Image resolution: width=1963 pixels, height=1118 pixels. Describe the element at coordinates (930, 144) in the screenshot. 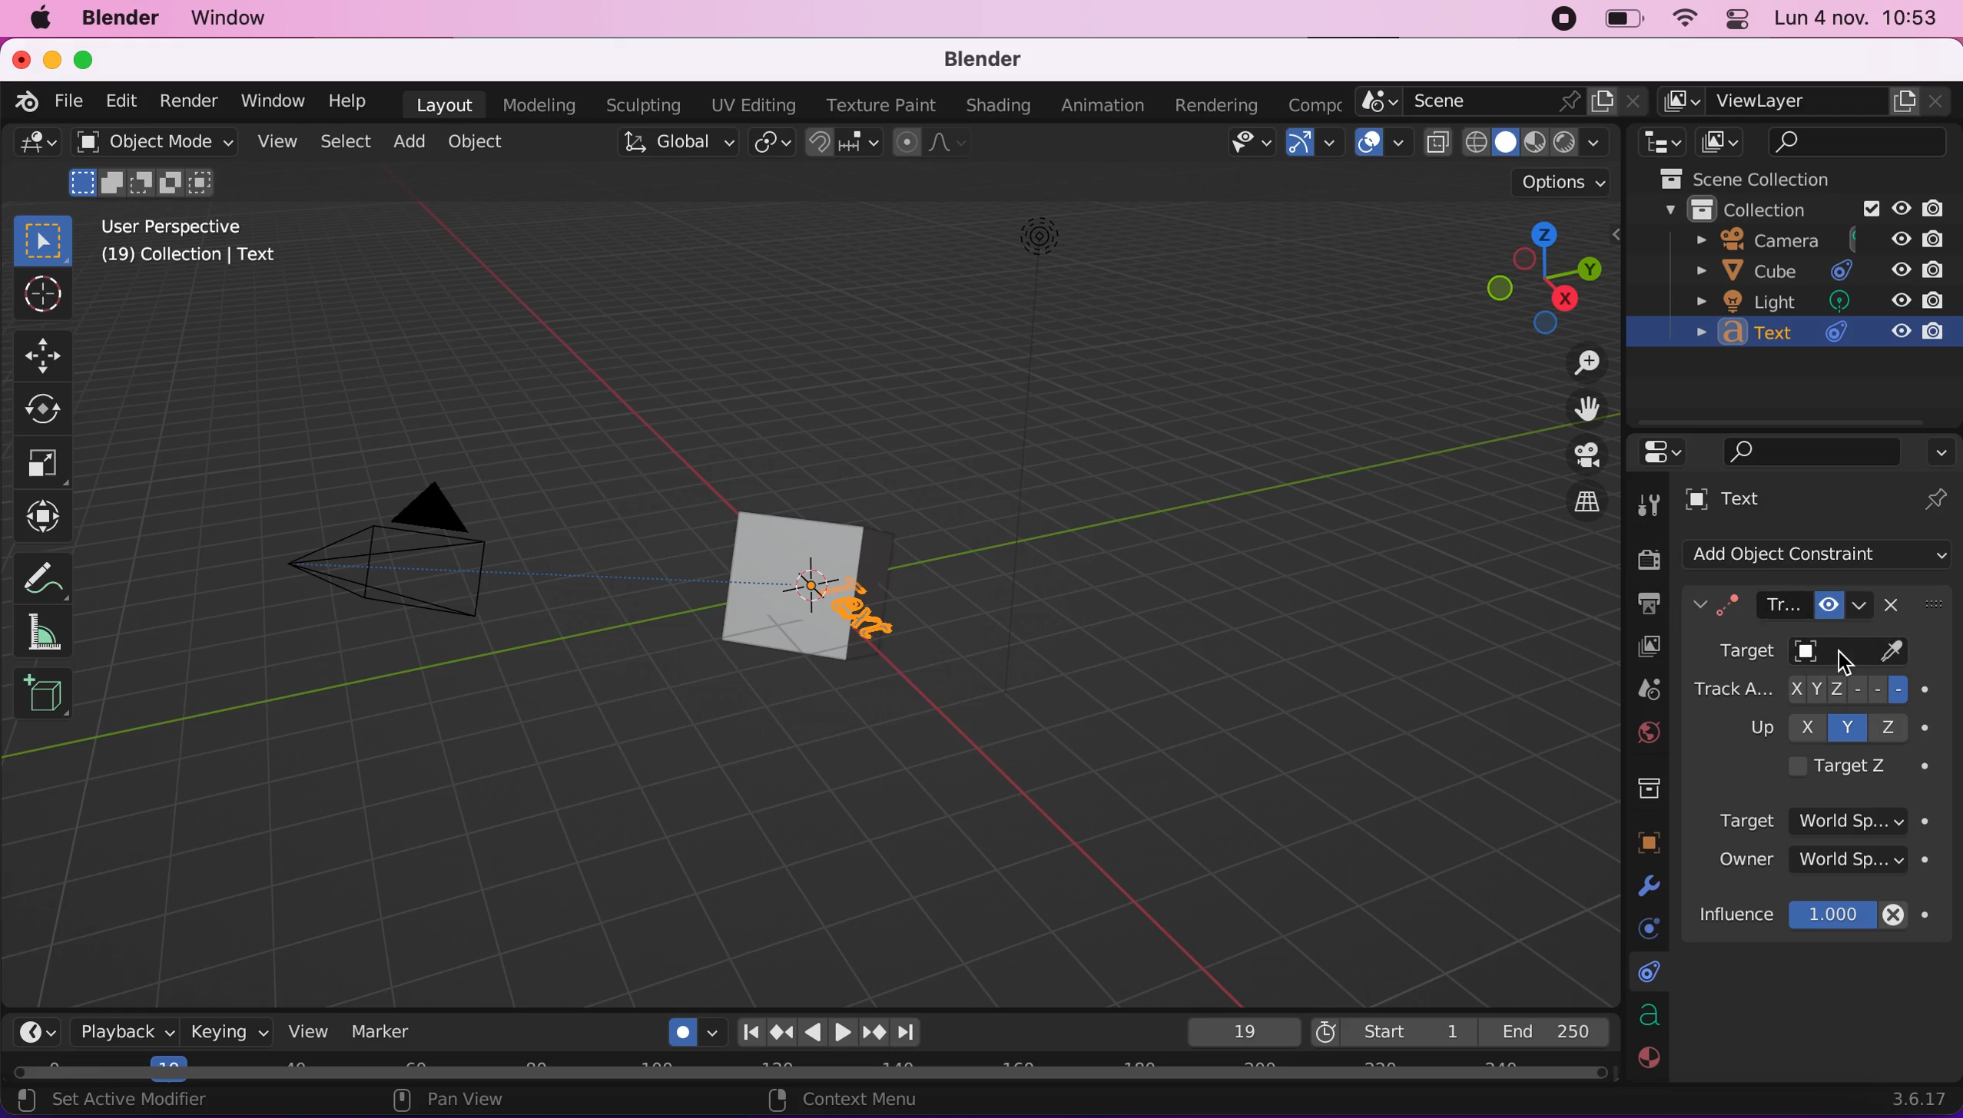

I see `proportional editing objects` at that location.